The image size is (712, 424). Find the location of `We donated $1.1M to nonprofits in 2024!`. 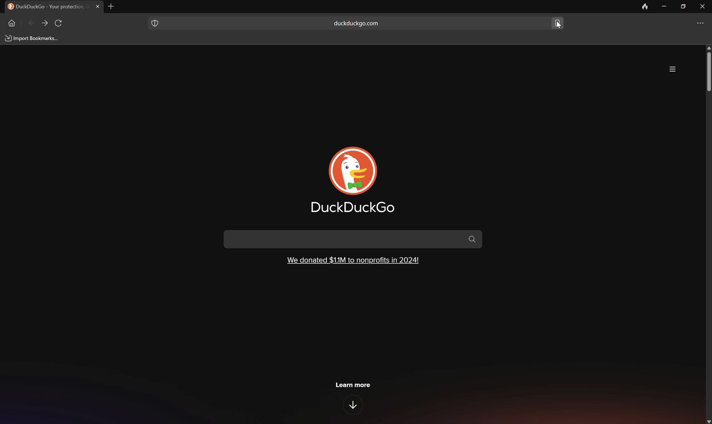

We donated $1.1M to nonprofits in 2024! is located at coordinates (353, 259).